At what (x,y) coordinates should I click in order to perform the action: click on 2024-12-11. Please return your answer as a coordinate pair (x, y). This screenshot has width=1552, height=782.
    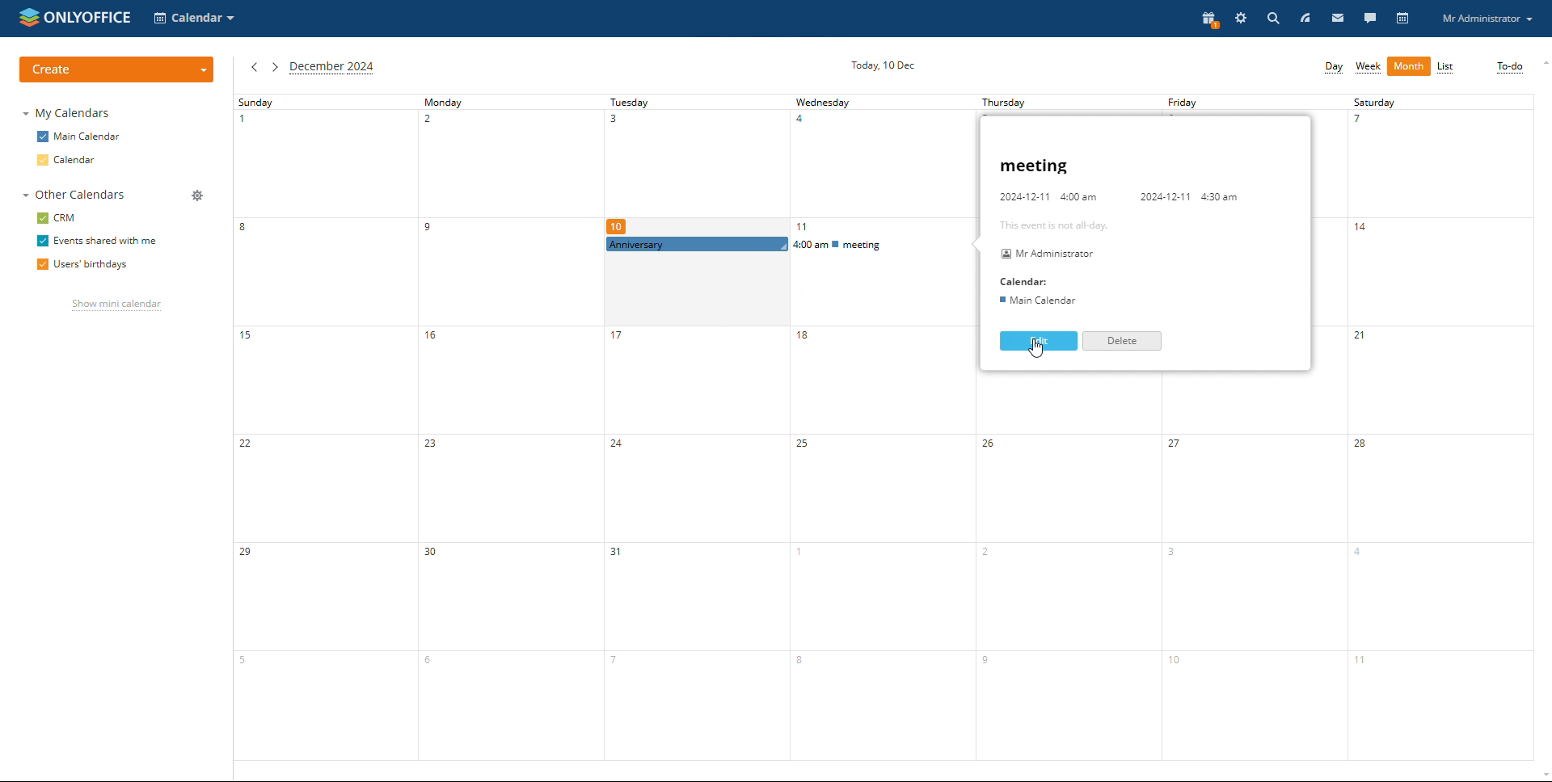
    Looking at the image, I should click on (1161, 198).